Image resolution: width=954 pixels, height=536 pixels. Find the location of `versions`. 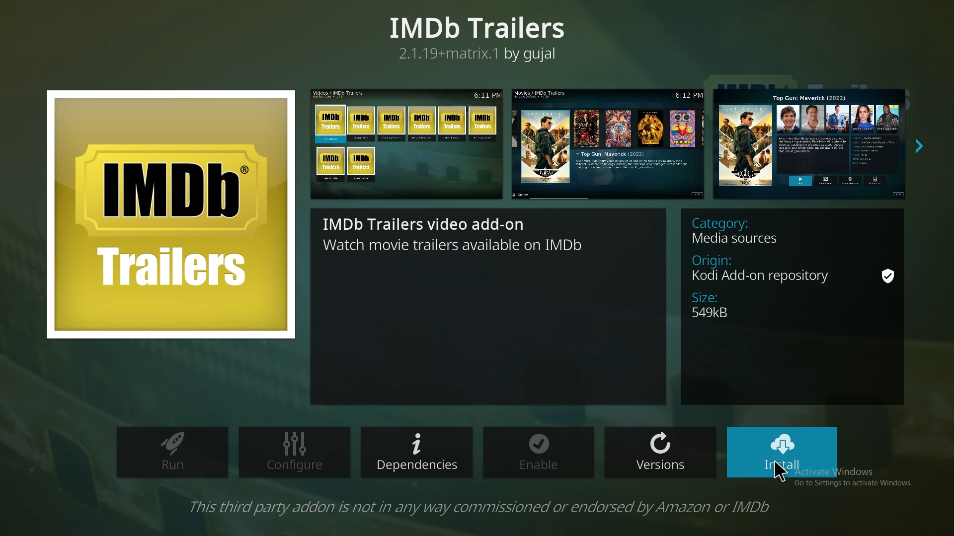

versions is located at coordinates (660, 451).